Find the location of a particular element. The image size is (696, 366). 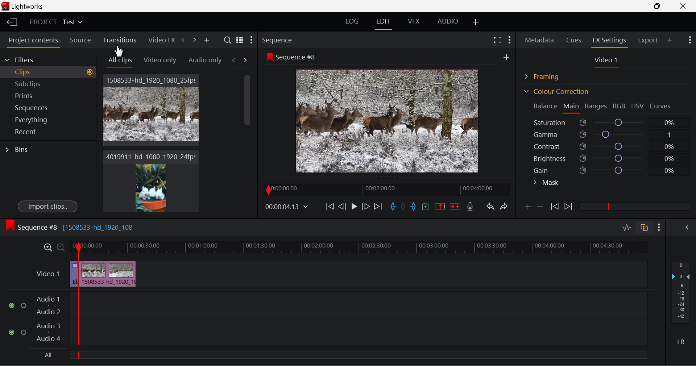

Background changed is located at coordinates (389, 114).